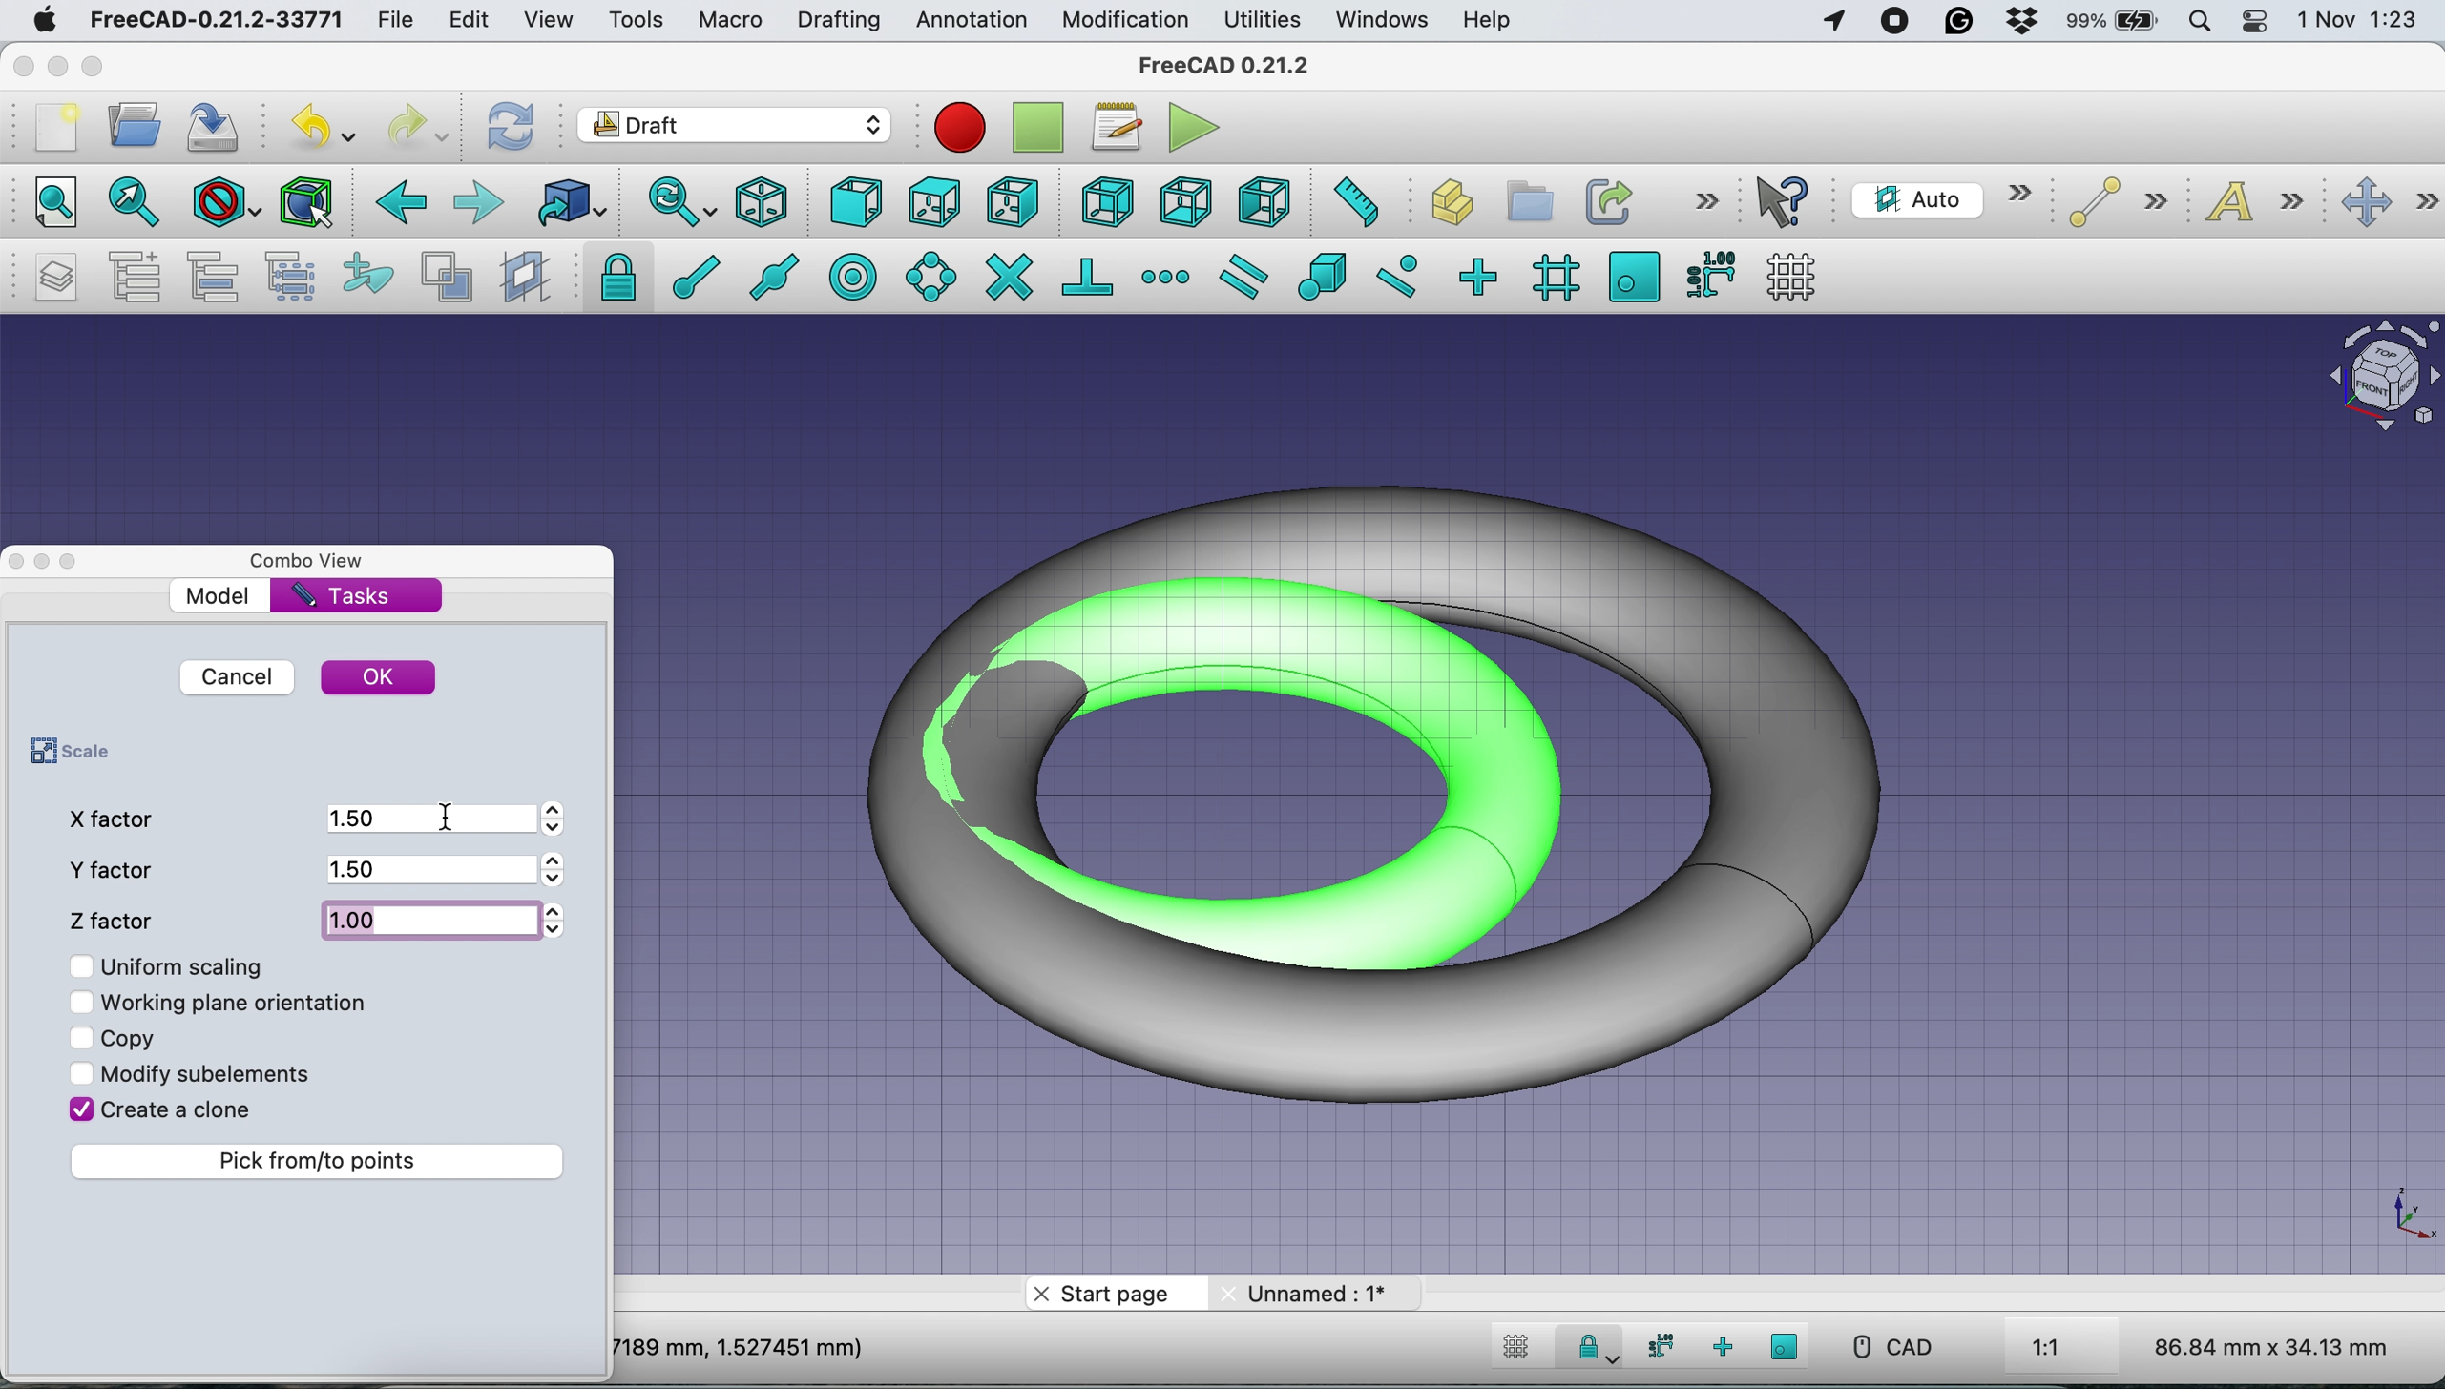 This screenshot has width=2445, height=1389. What do you see at coordinates (609, 277) in the screenshot?
I see `snap lock` at bounding box center [609, 277].